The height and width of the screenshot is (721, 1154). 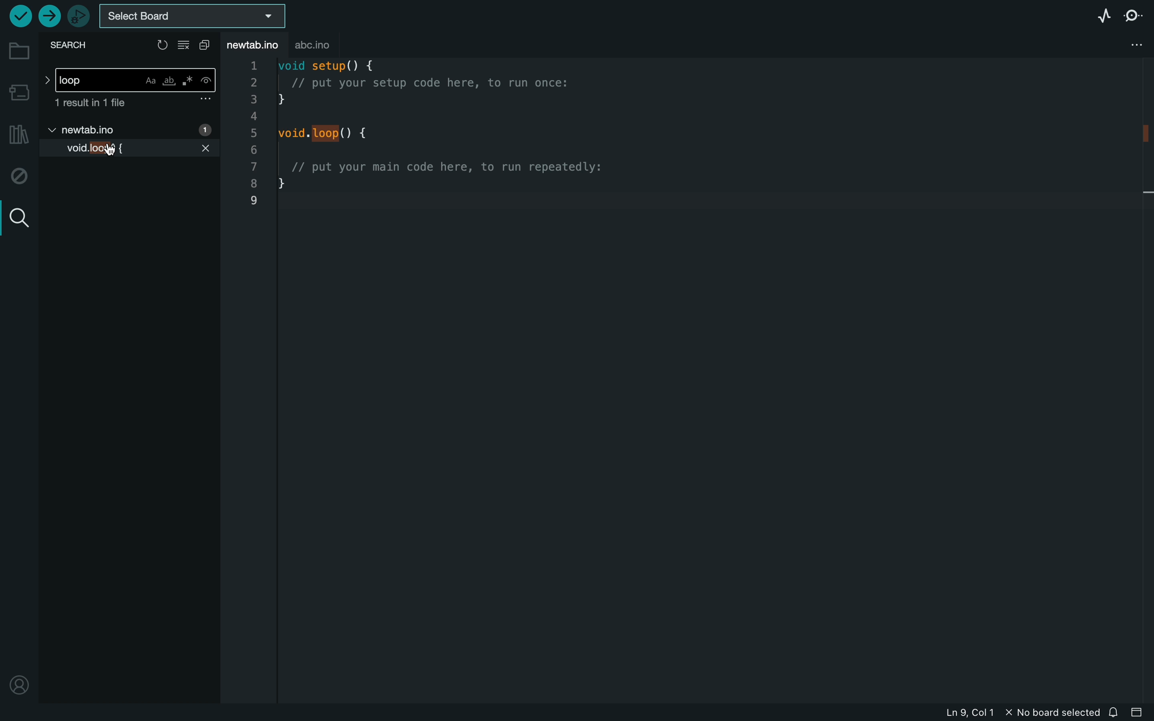 What do you see at coordinates (134, 104) in the screenshot?
I see `search file count` at bounding box center [134, 104].